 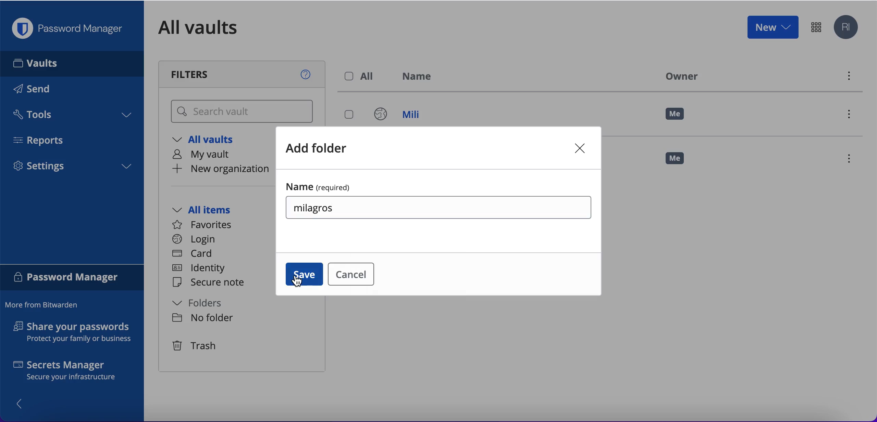 What do you see at coordinates (816, 27) in the screenshot?
I see `password manager` at bounding box center [816, 27].